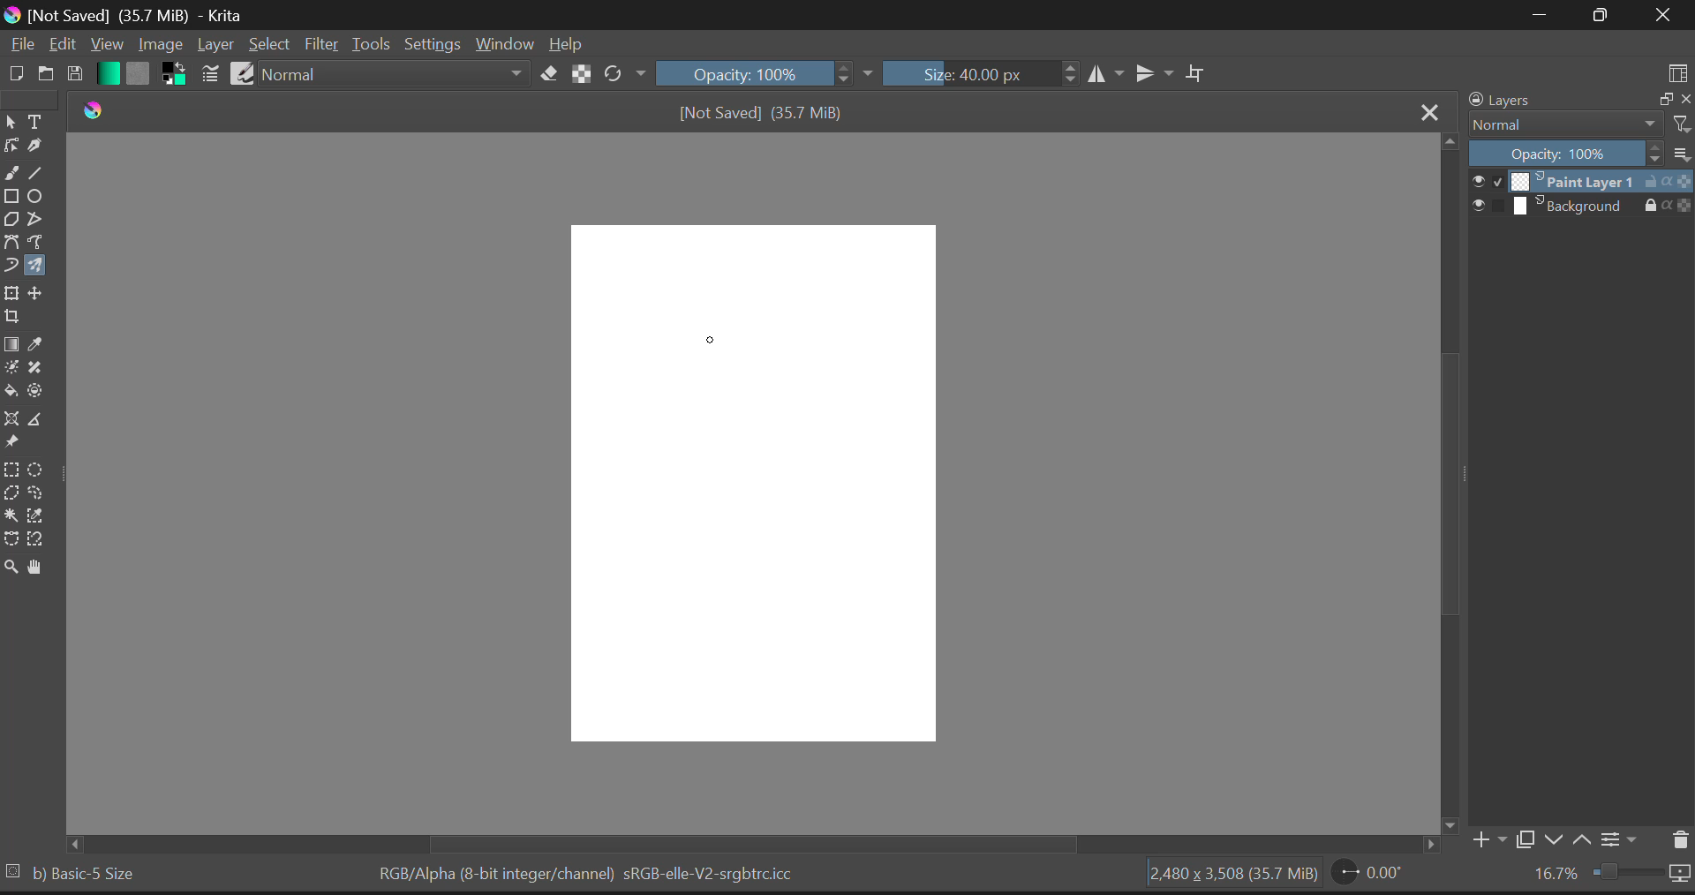 The height and width of the screenshot is (895, 1695). What do you see at coordinates (39, 568) in the screenshot?
I see `Pan` at bounding box center [39, 568].